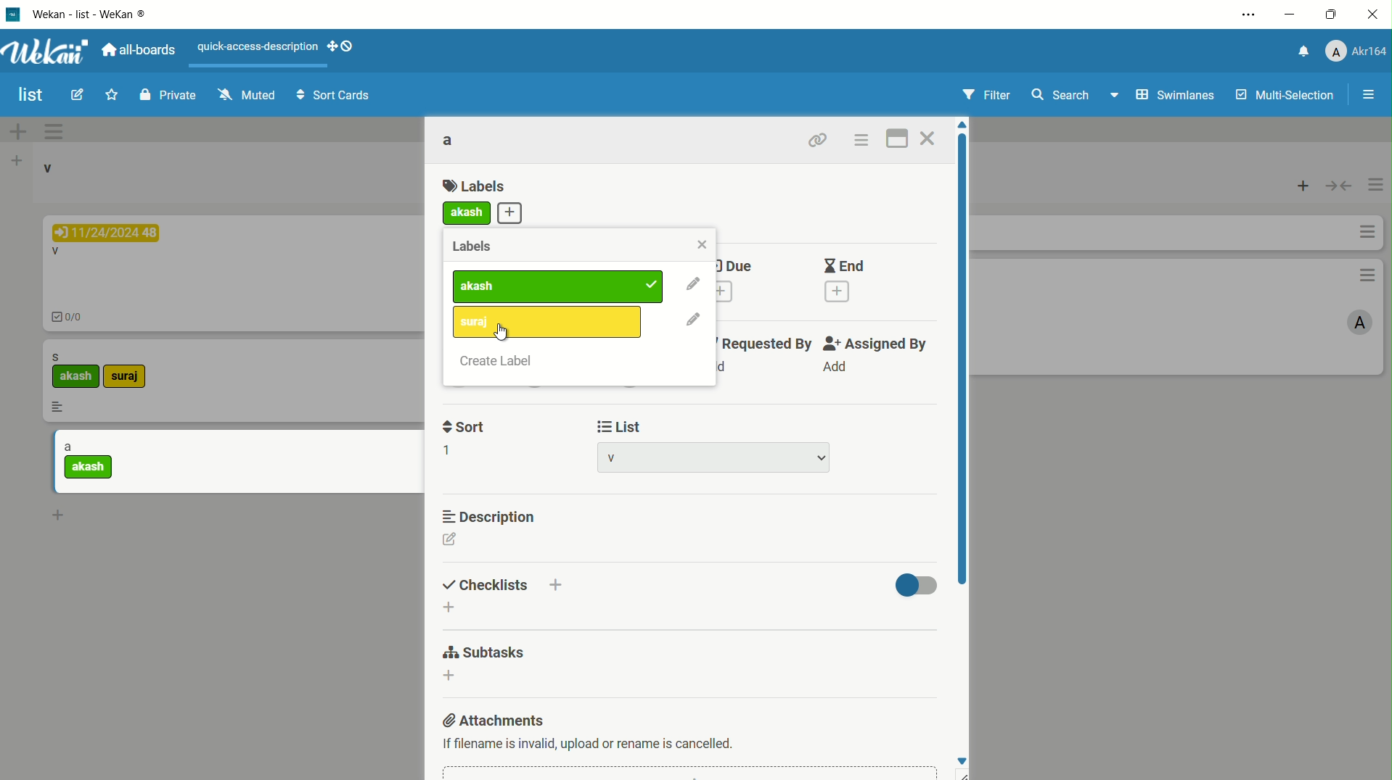 This screenshot has width=1392, height=780. What do you see at coordinates (1367, 230) in the screenshot?
I see `options` at bounding box center [1367, 230].